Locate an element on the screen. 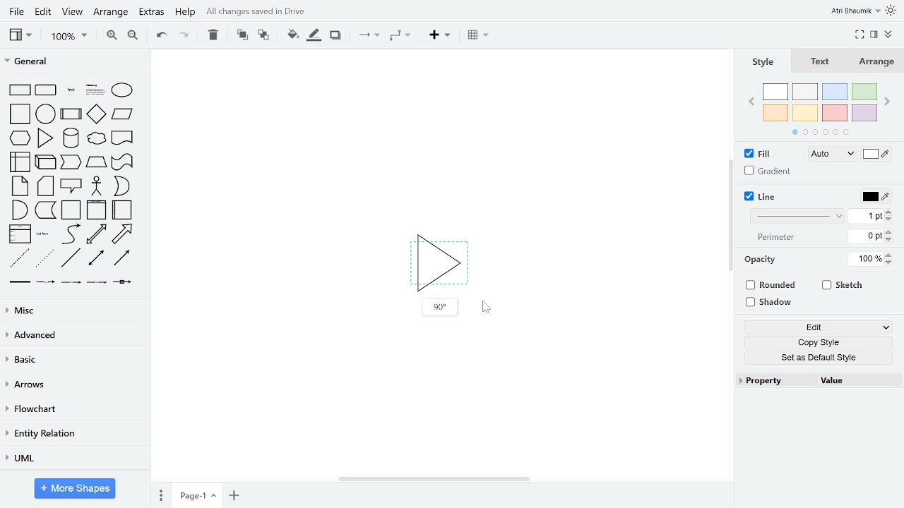  to front is located at coordinates (241, 35).